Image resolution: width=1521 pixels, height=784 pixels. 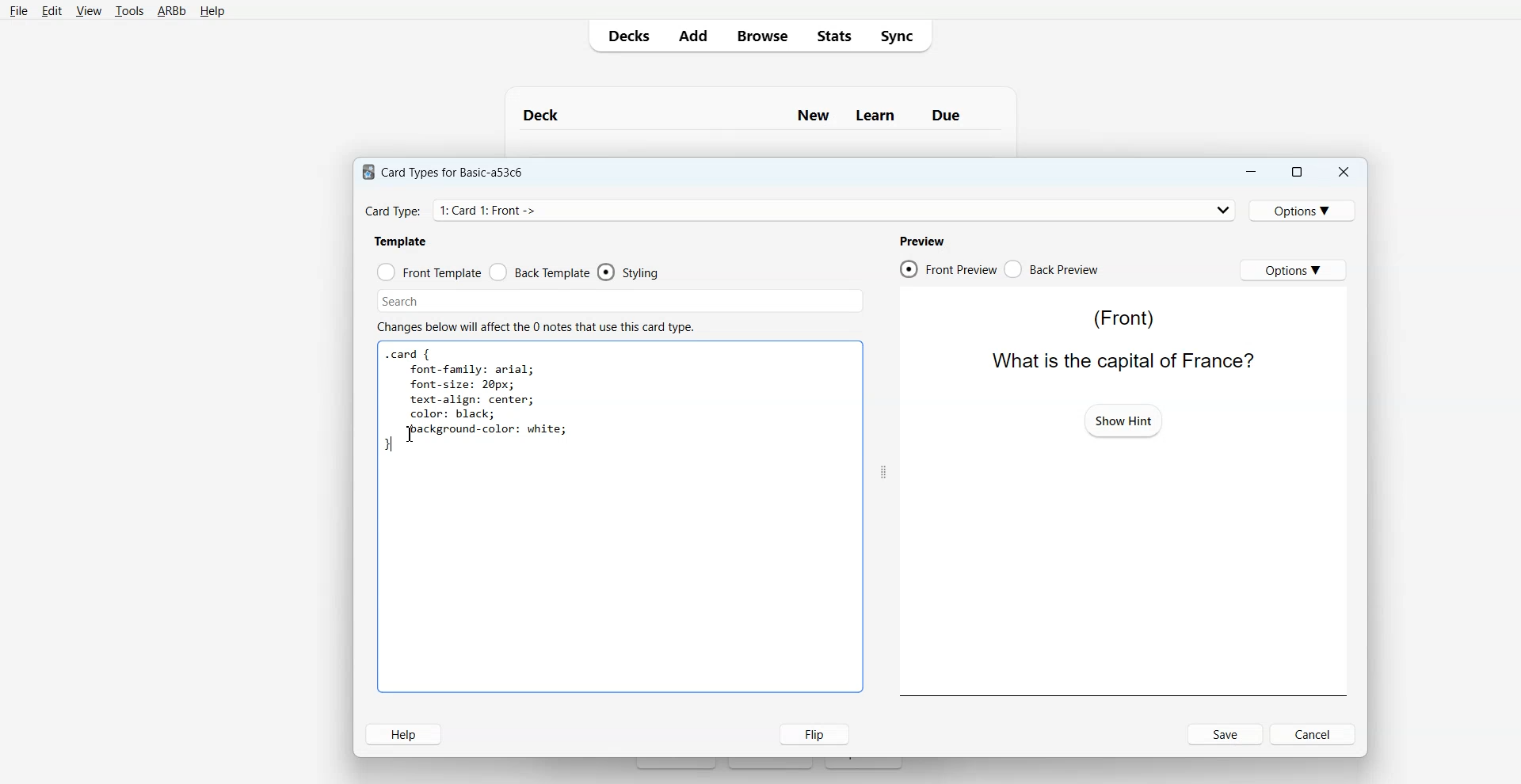 What do you see at coordinates (212, 12) in the screenshot?
I see `Help` at bounding box center [212, 12].